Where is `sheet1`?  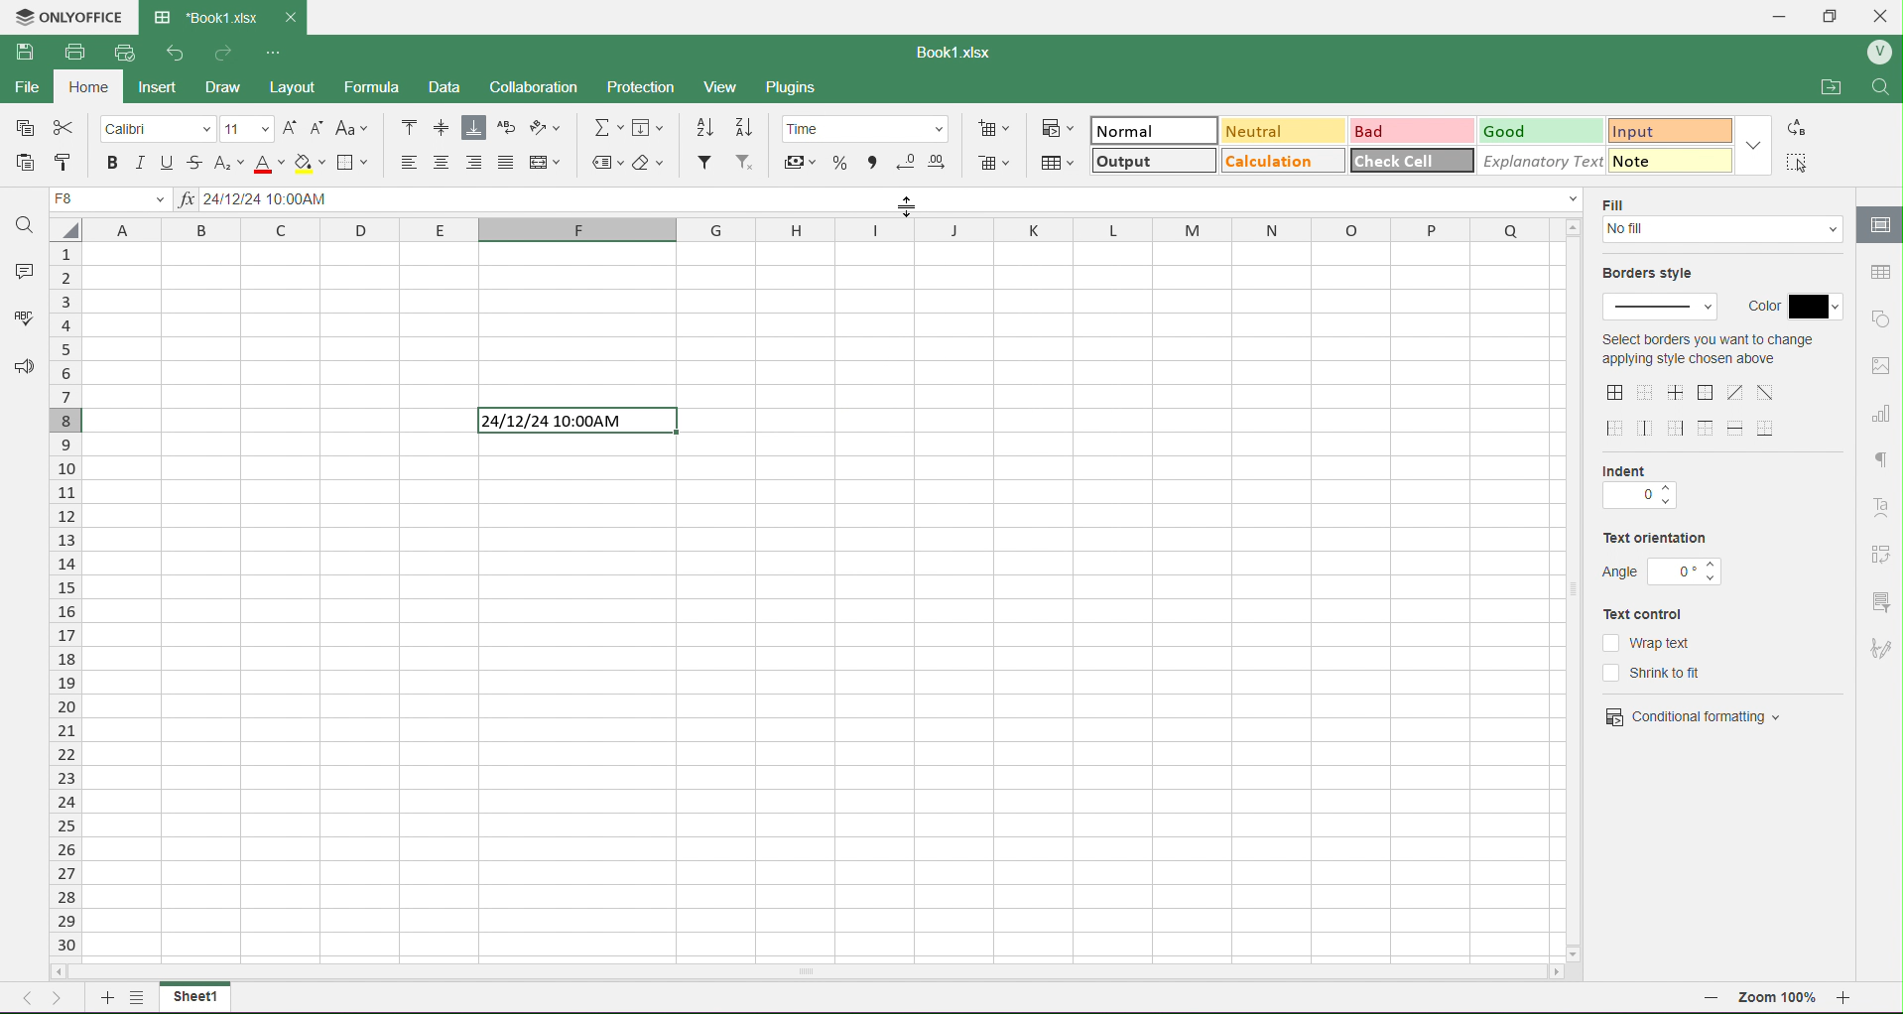 sheet1 is located at coordinates (194, 997).